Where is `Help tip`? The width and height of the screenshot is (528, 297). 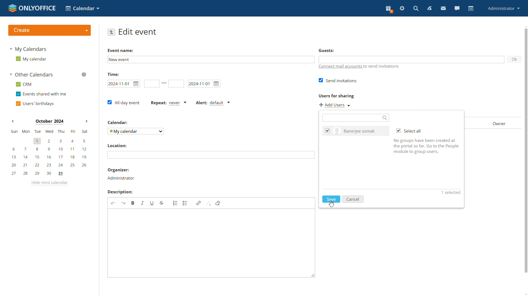 Help tip is located at coordinates (426, 148).